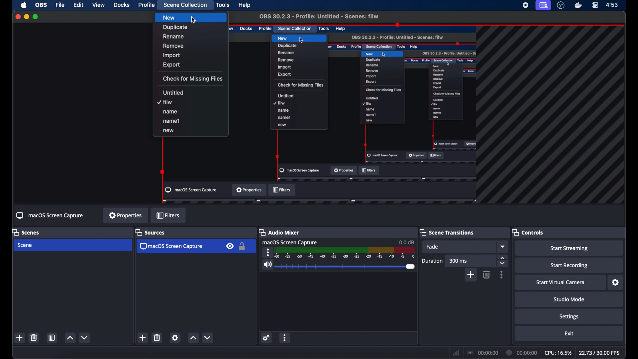  What do you see at coordinates (571, 265) in the screenshot?
I see `start recording` at bounding box center [571, 265].